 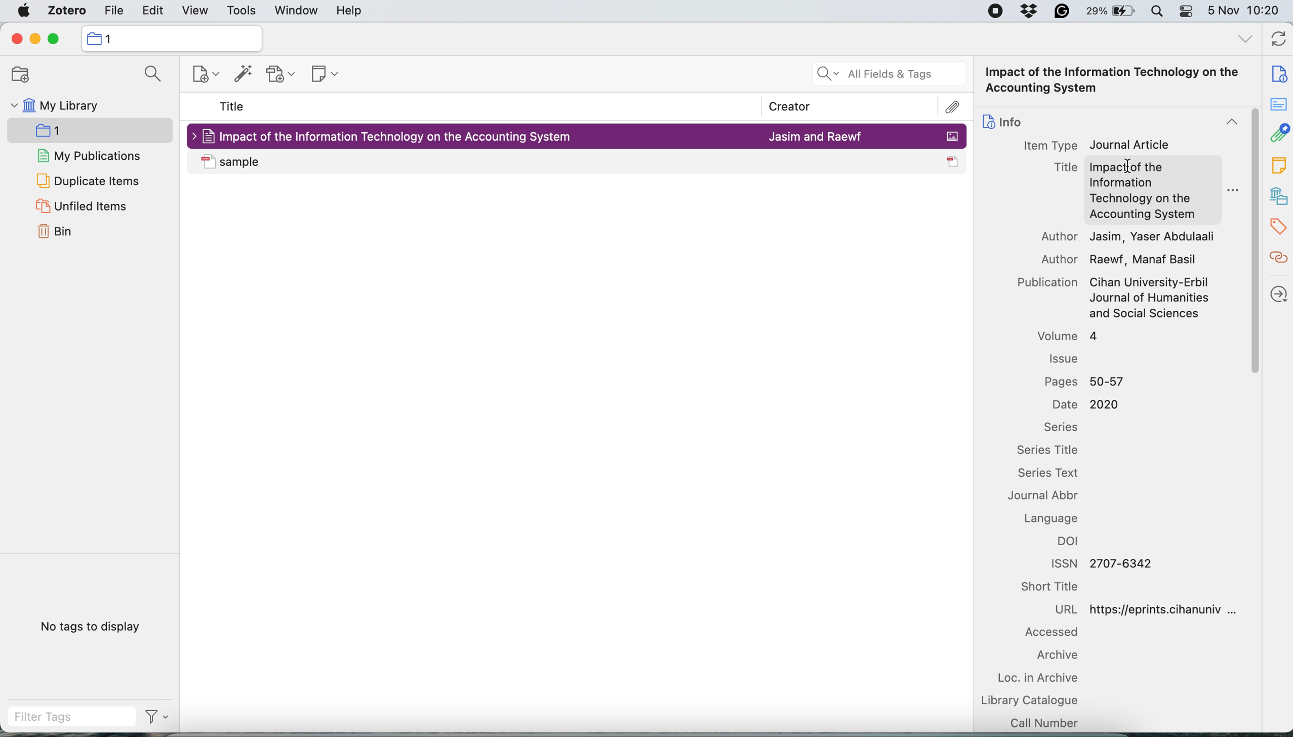 I want to click on abstract, so click(x=1278, y=105).